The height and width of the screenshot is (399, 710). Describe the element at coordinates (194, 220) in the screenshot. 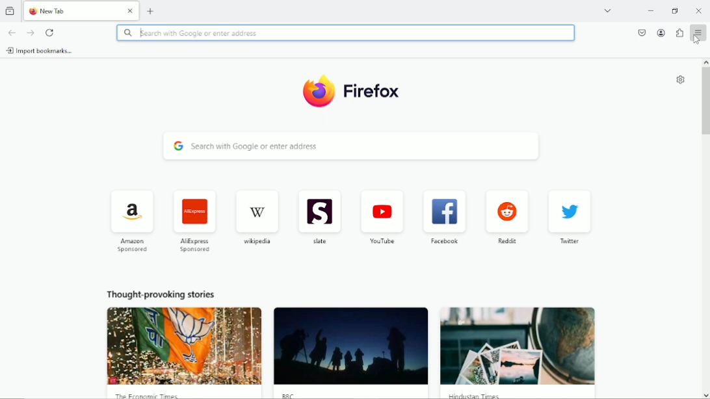

I see `AliExpress` at that location.